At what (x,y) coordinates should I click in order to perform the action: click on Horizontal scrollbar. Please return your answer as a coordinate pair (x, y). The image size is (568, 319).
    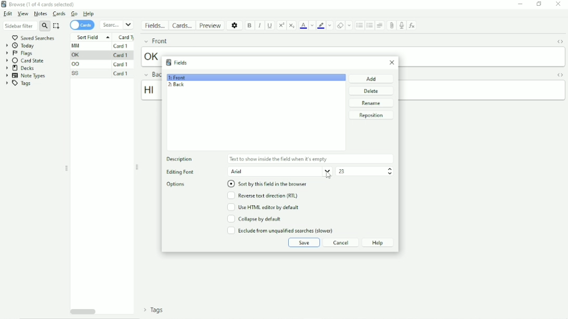
    Looking at the image, I should click on (82, 312).